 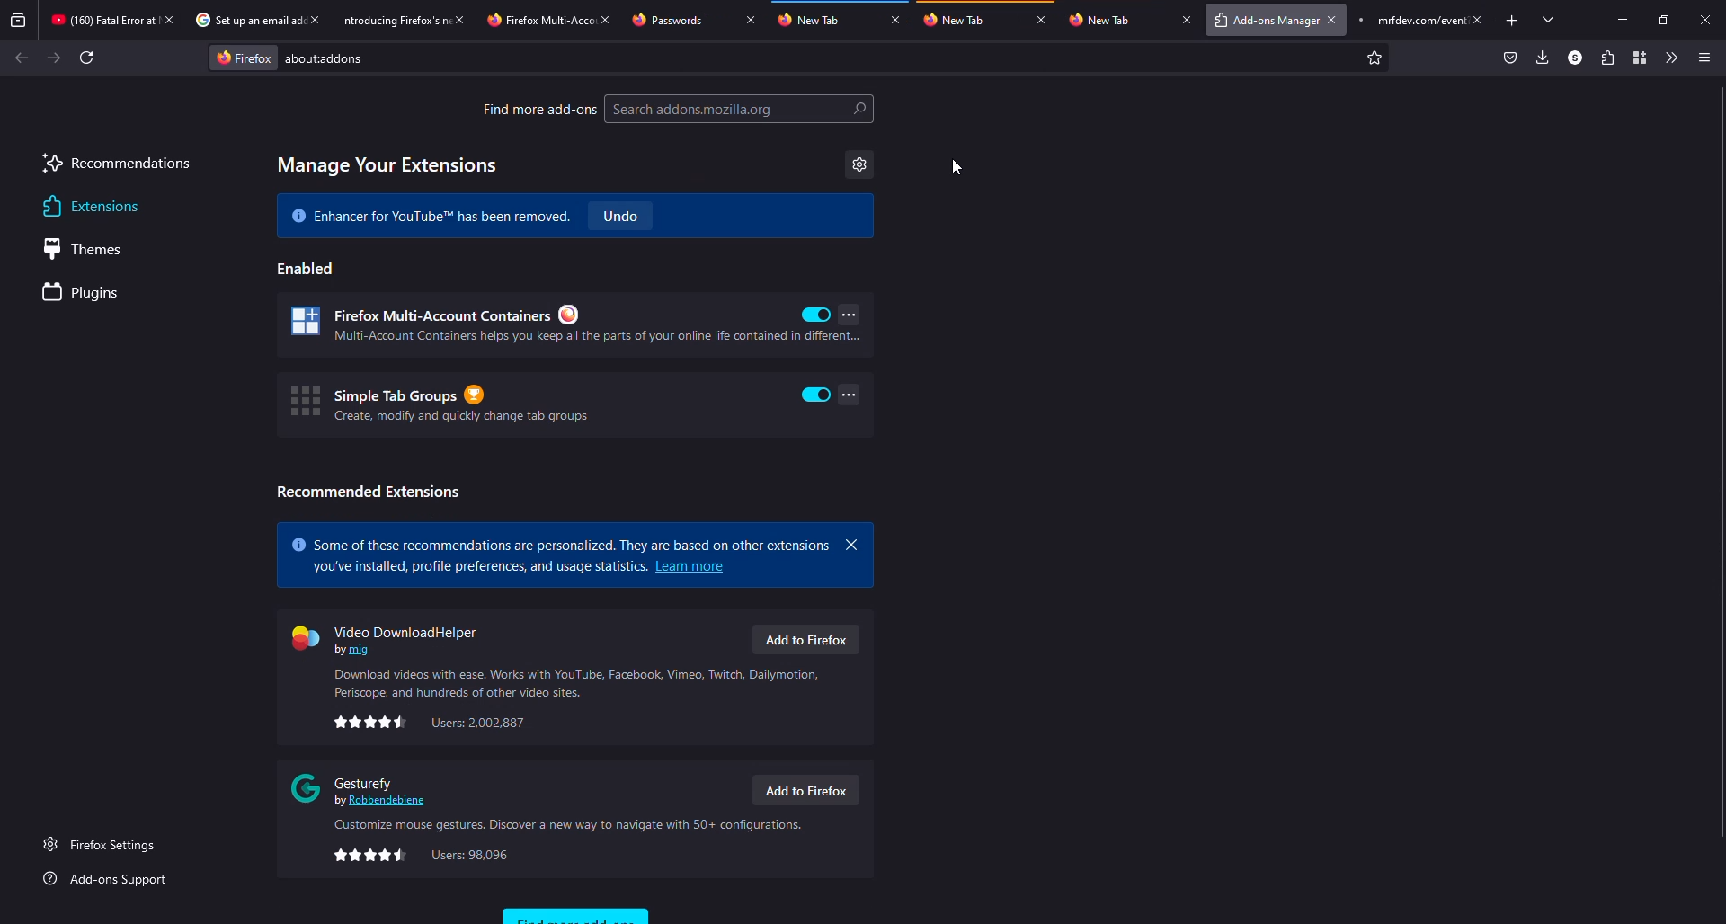 I want to click on Add current page to favorite, so click(x=1375, y=58).